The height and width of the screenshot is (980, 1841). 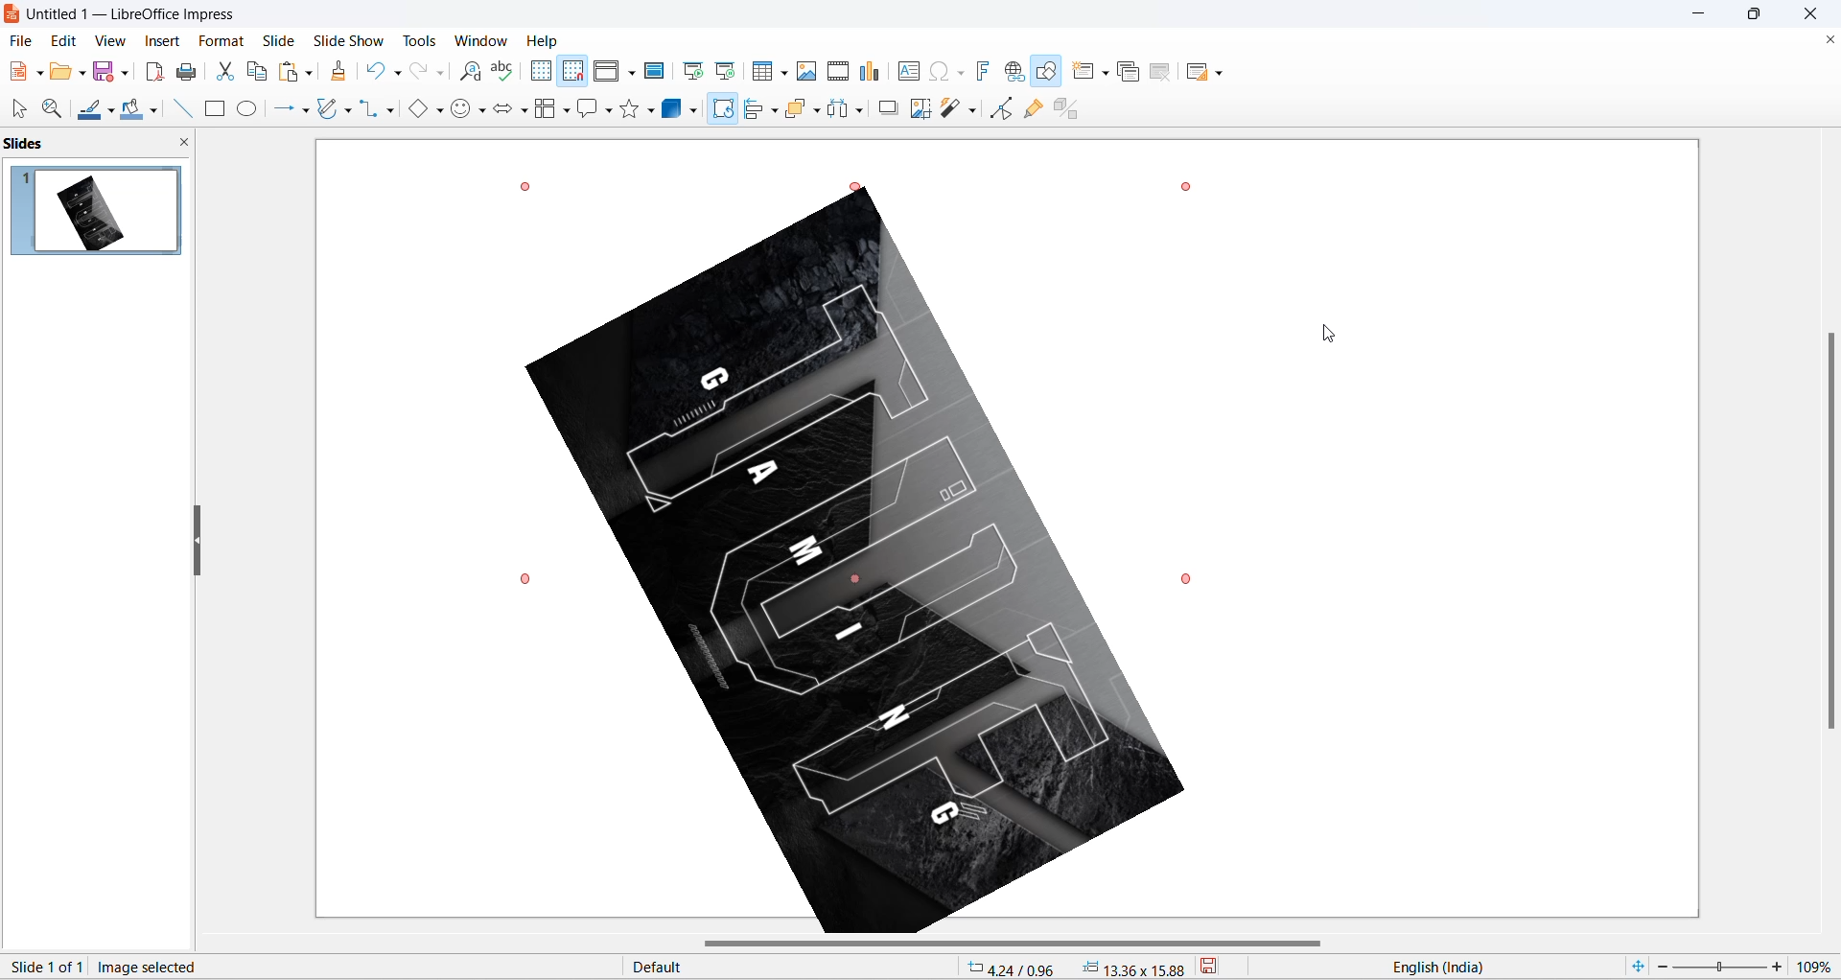 What do you see at coordinates (1780, 966) in the screenshot?
I see `zoom increase` at bounding box center [1780, 966].